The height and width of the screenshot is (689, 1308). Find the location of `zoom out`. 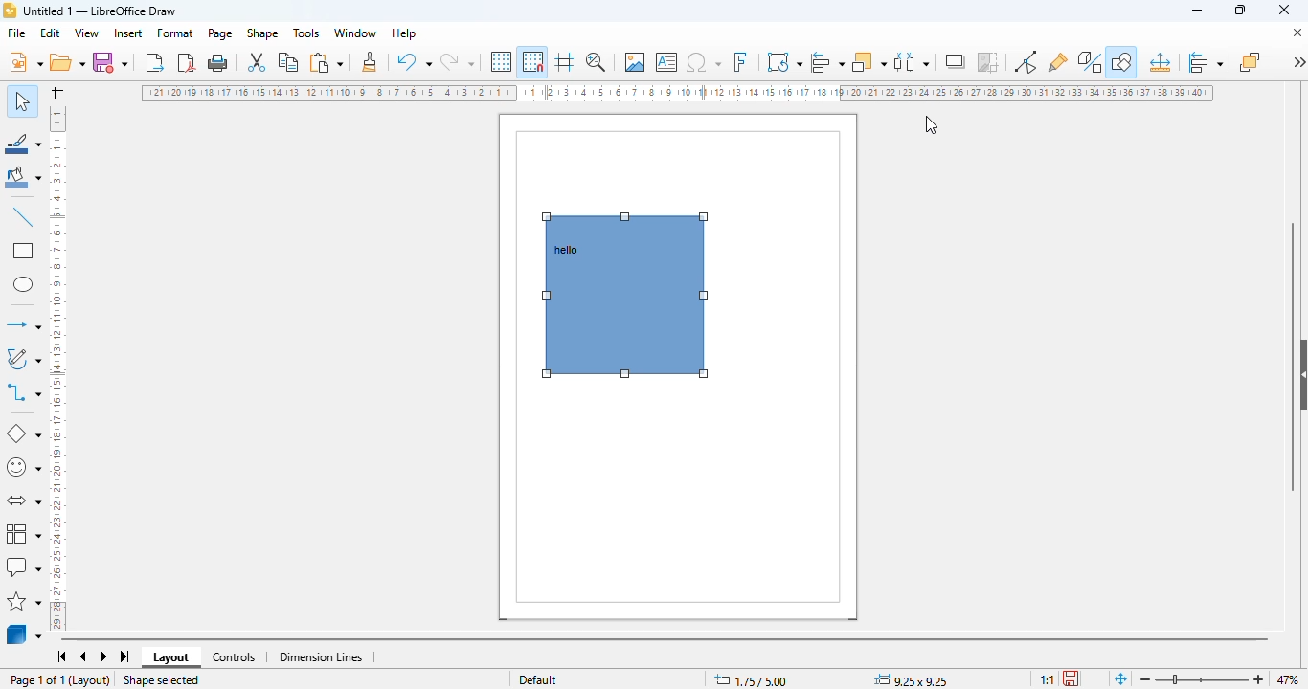

zoom out is located at coordinates (1145, 680).